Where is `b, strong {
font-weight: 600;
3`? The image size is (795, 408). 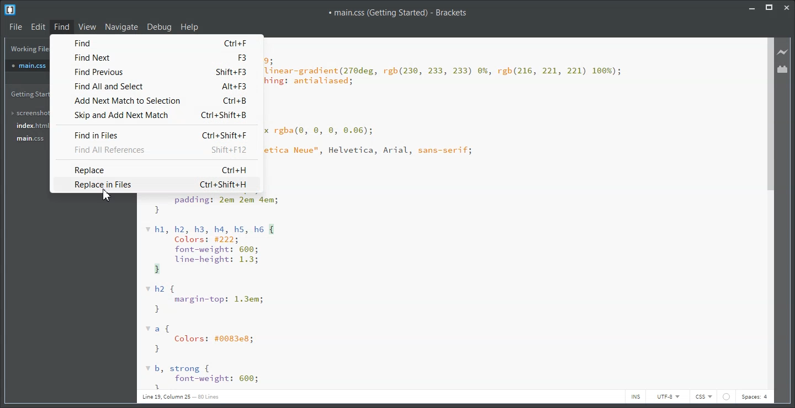
b, strong {
font-weight: 600;
3 is located at coordinates (203, 376).